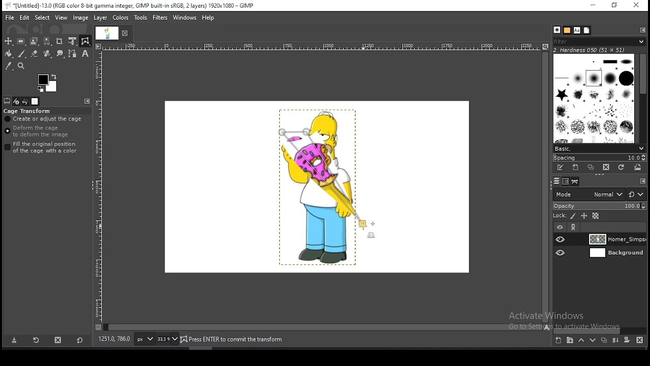 This screenshot has width=650, height=366. I want to click on duplicate brush, so click(593, 168).